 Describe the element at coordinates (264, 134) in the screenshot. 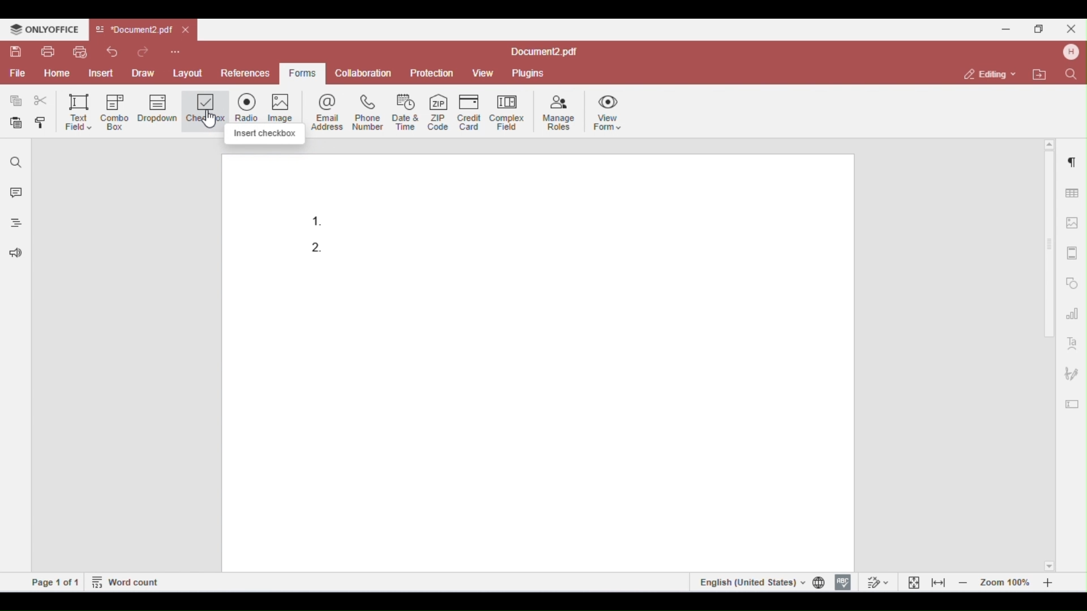

I see `insert checkbox` at that location.